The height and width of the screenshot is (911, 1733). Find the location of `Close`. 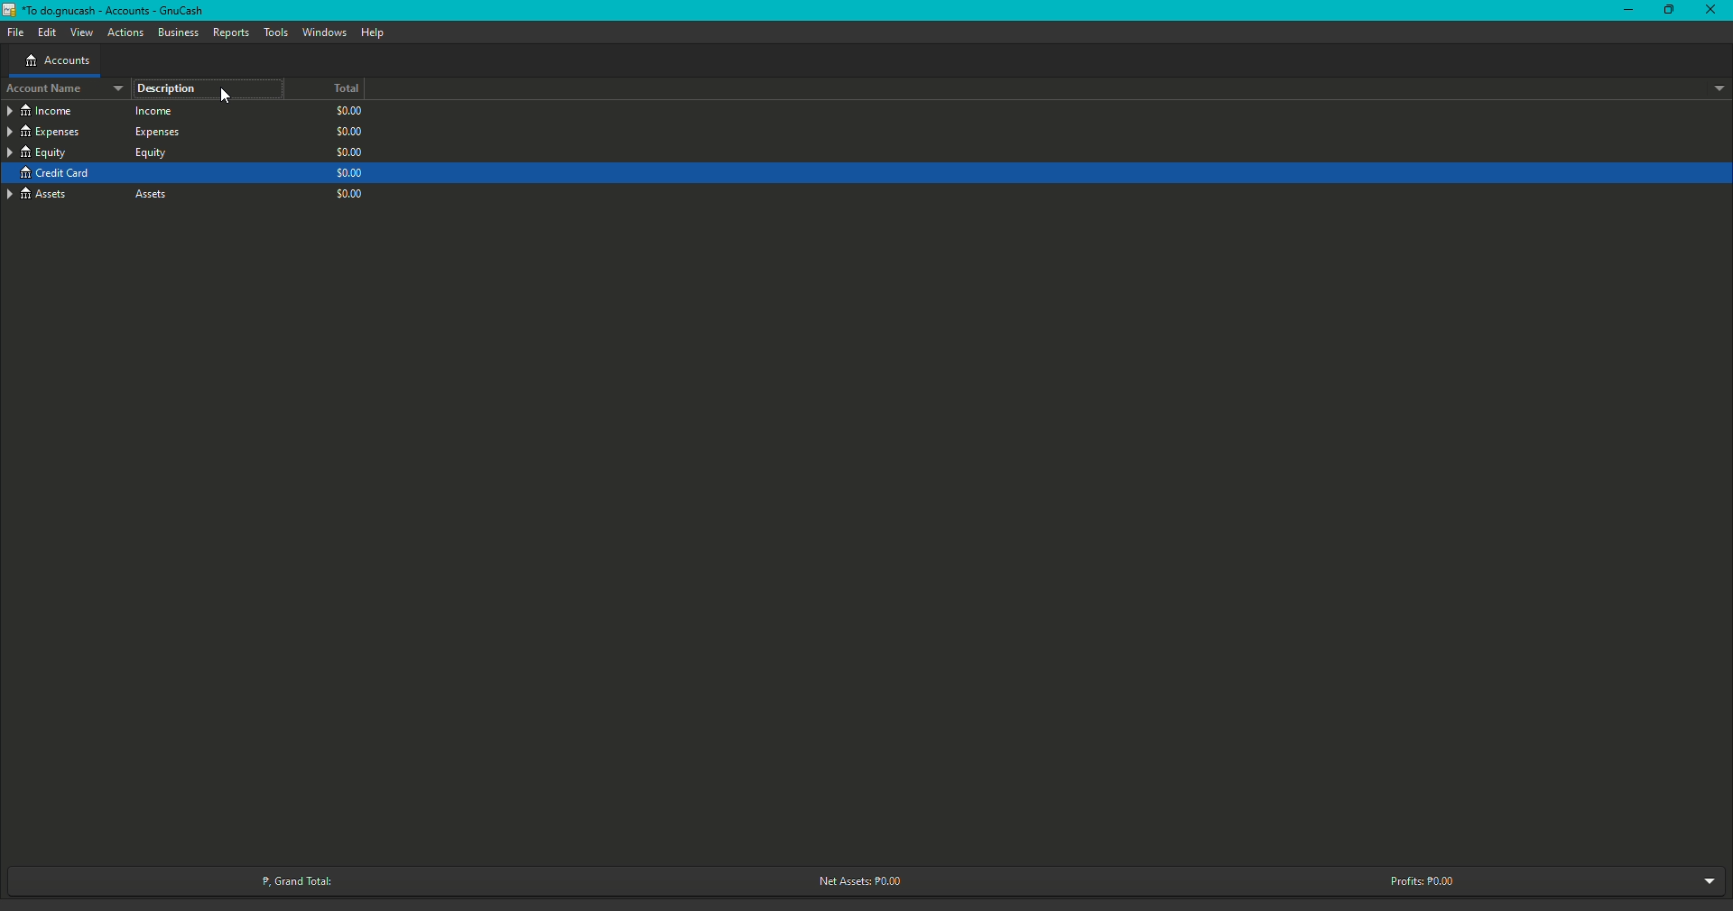

Close is located at coordinates (1710, 11).